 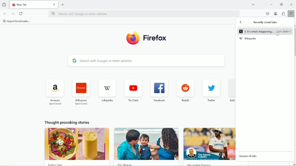 What do you see at coordinates (54, 5) in the screenshot?
I see `Close` at bounding box center [54, 5].